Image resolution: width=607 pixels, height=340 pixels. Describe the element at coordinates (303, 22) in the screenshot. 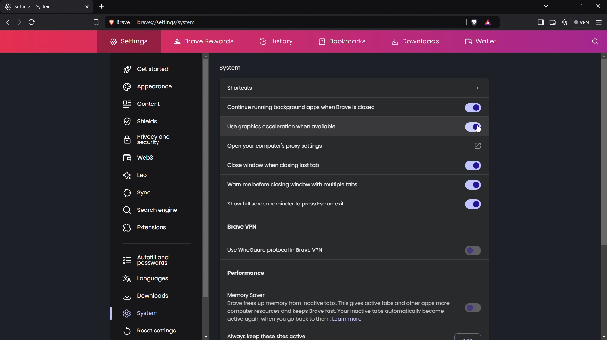

I see `Address Bar` at that location.